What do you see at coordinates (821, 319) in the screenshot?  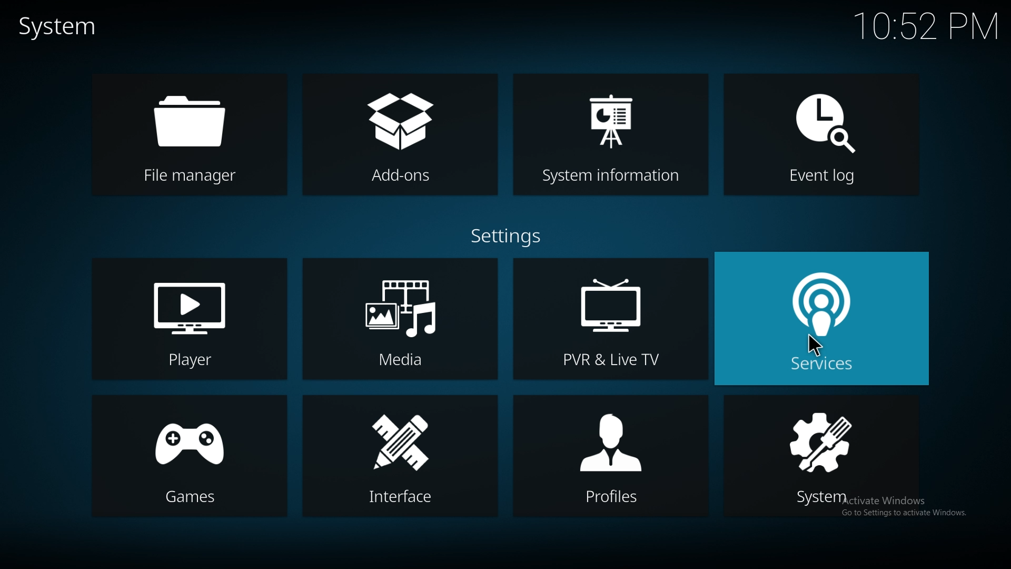 I see `services` at bounding box center [821, 319].